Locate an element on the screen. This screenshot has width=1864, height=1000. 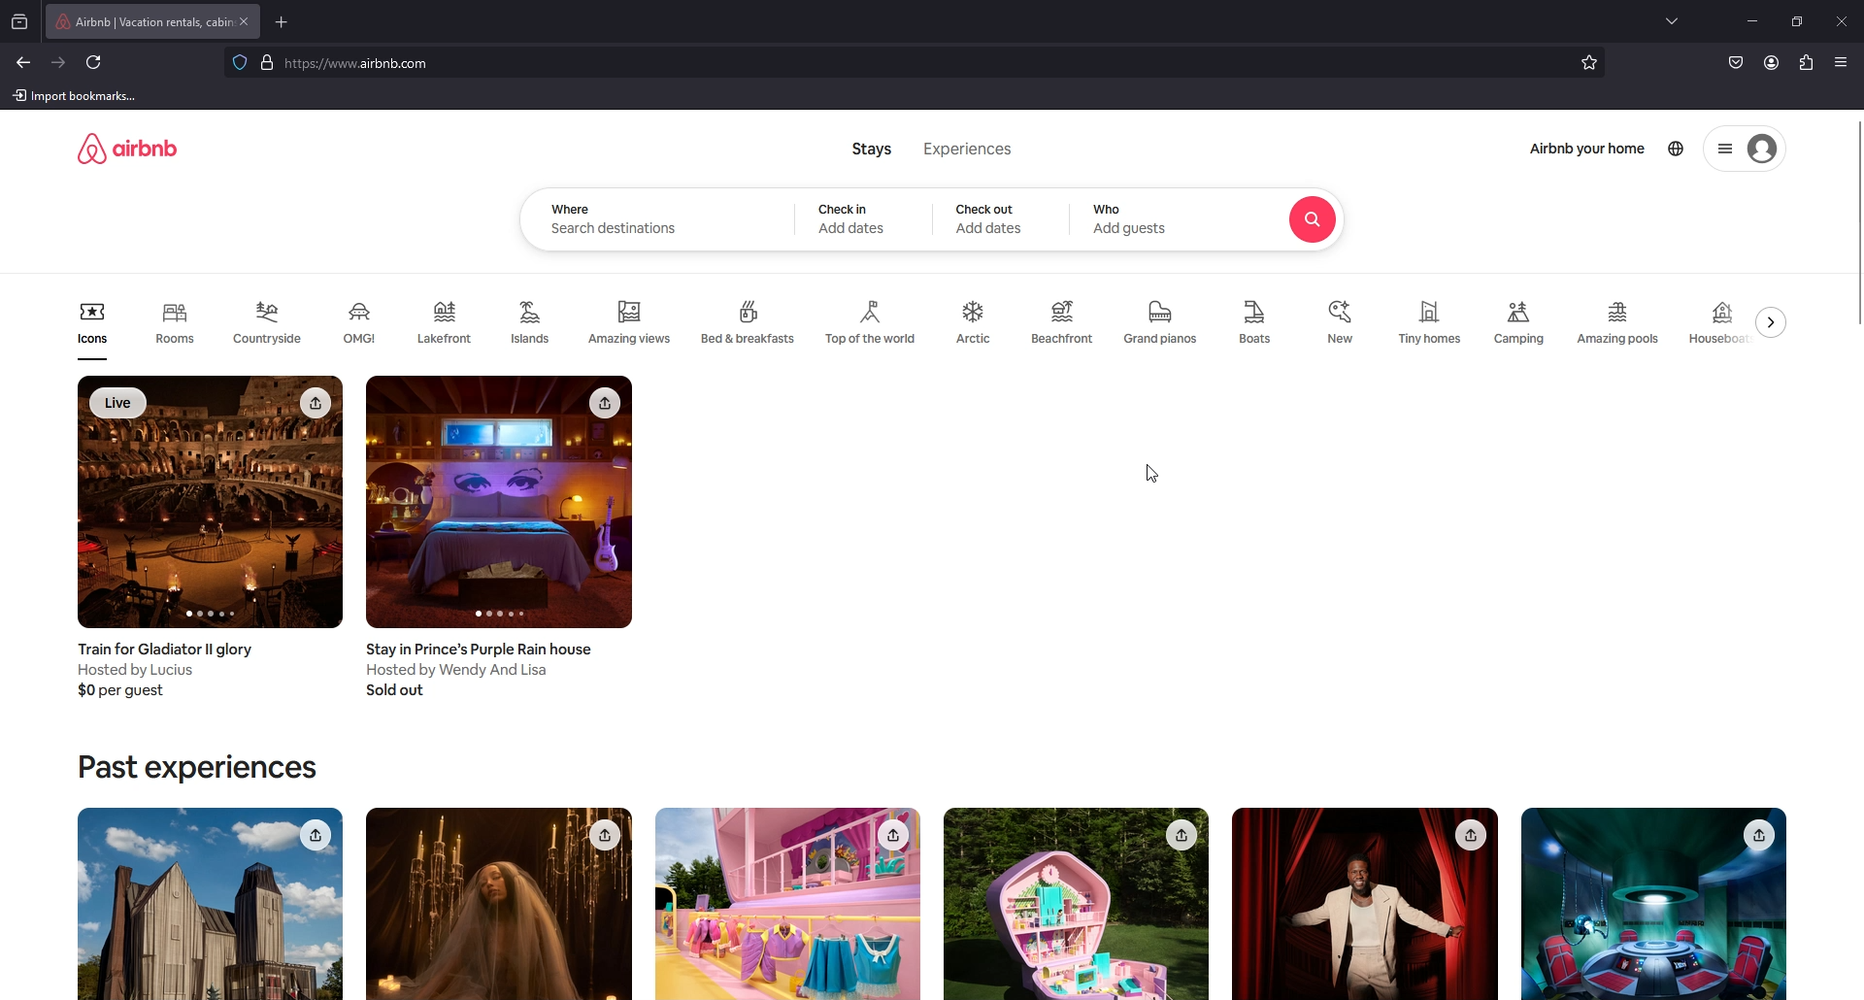
check in is located at coordinates (848, 208).